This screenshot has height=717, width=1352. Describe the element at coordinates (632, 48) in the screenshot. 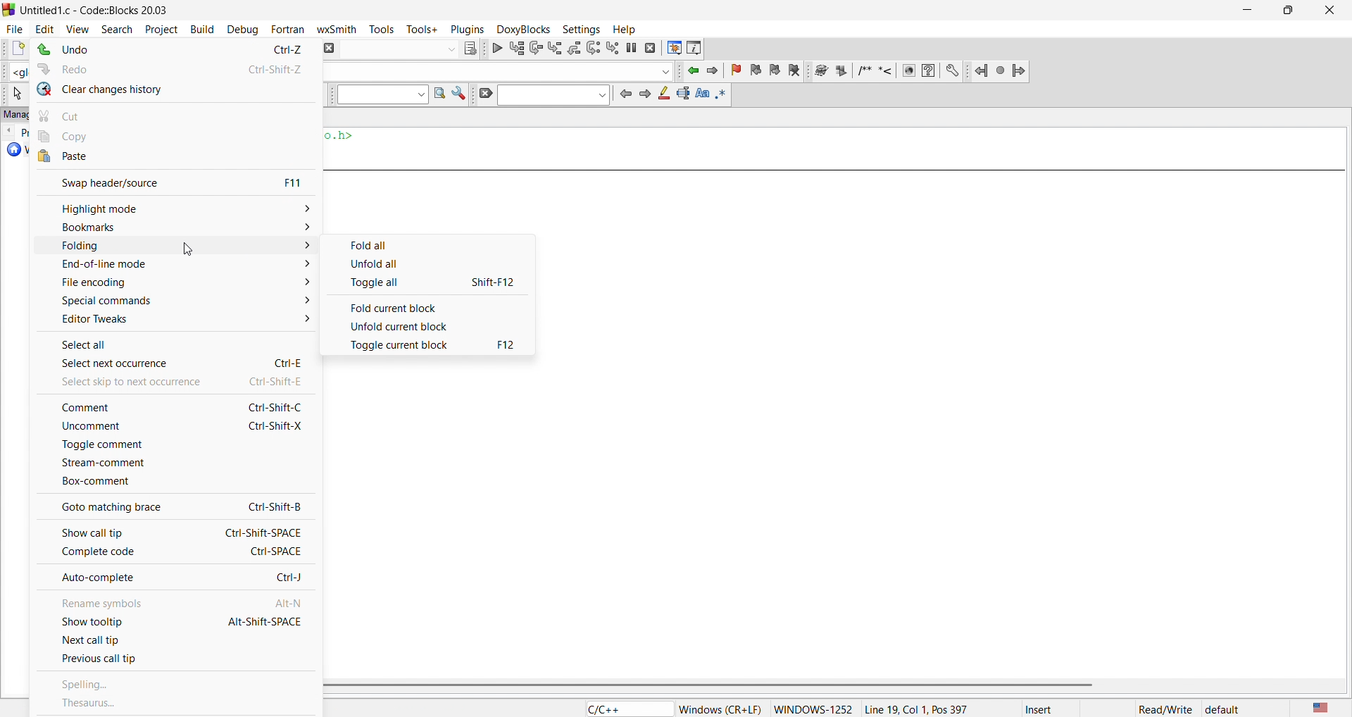

I see `break debugging` at that location.